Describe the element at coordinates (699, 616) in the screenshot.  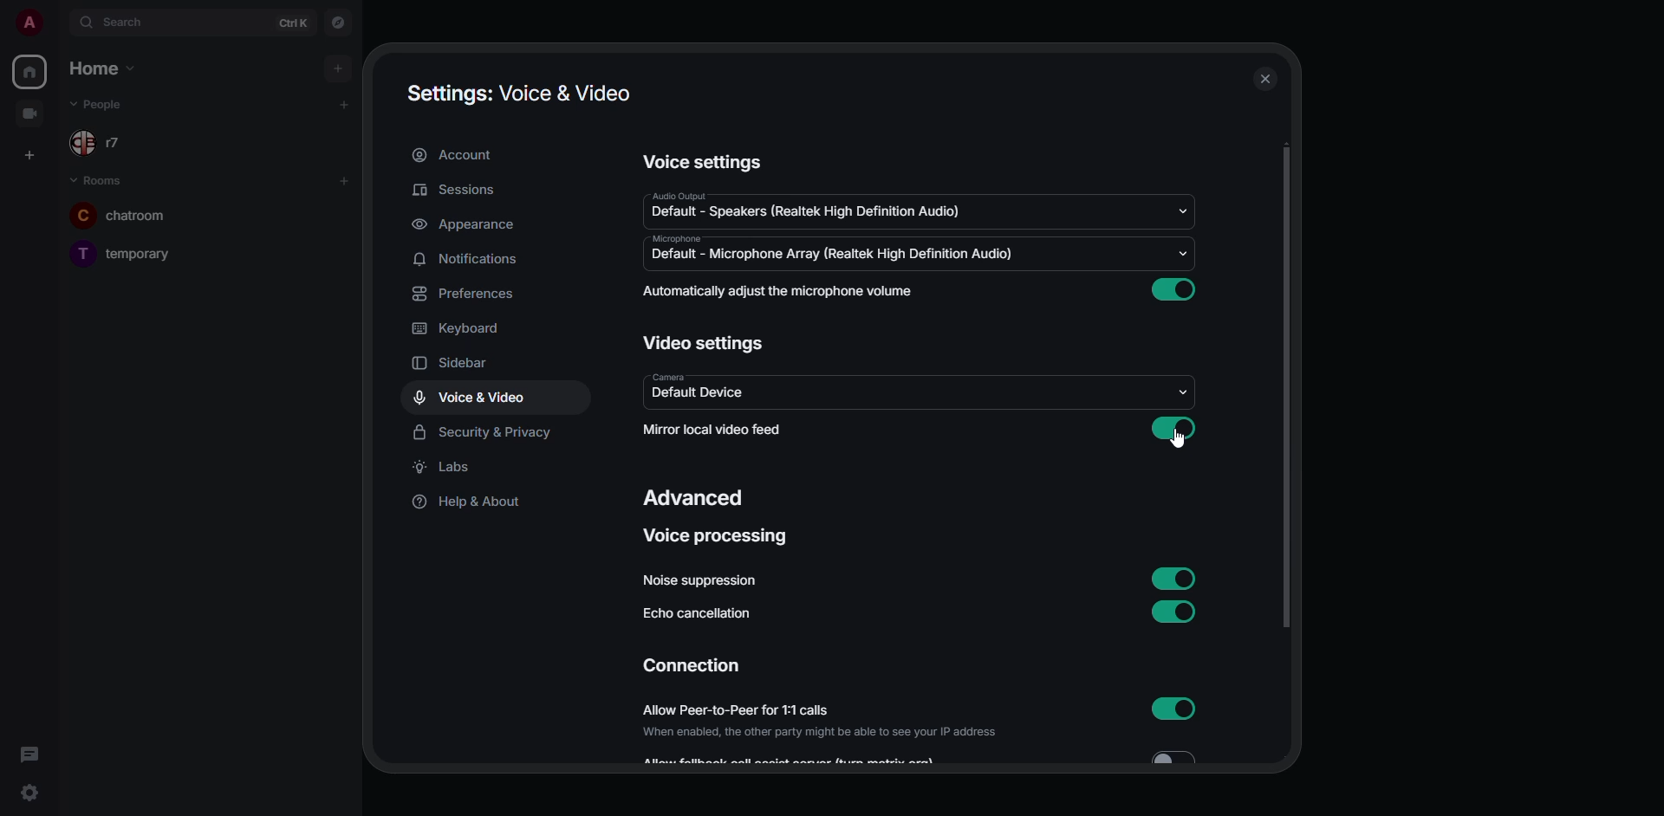
I see `echo cancellation` at that location.